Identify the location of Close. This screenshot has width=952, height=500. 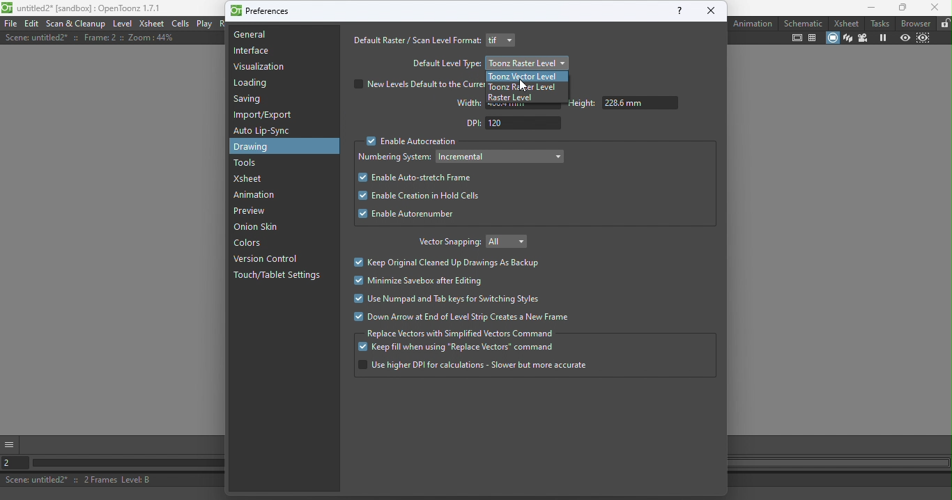
(935, 8).